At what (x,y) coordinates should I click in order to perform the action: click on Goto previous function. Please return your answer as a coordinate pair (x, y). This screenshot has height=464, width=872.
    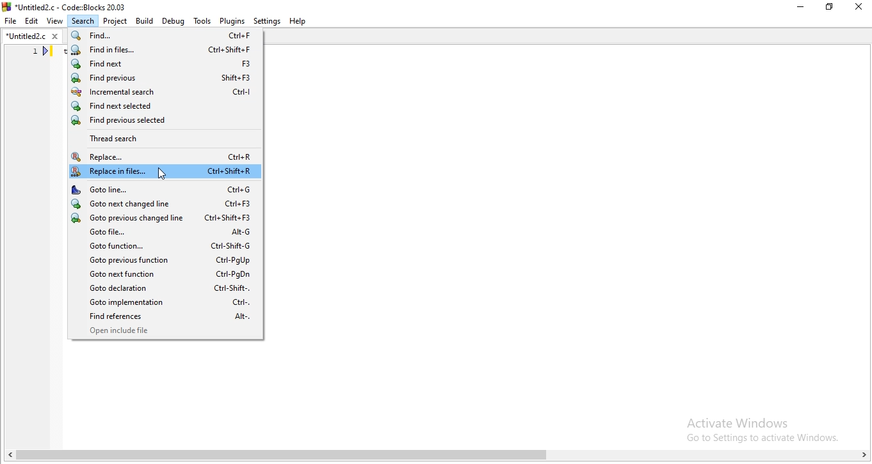
    Looking at the image, I should click on (166, 259).